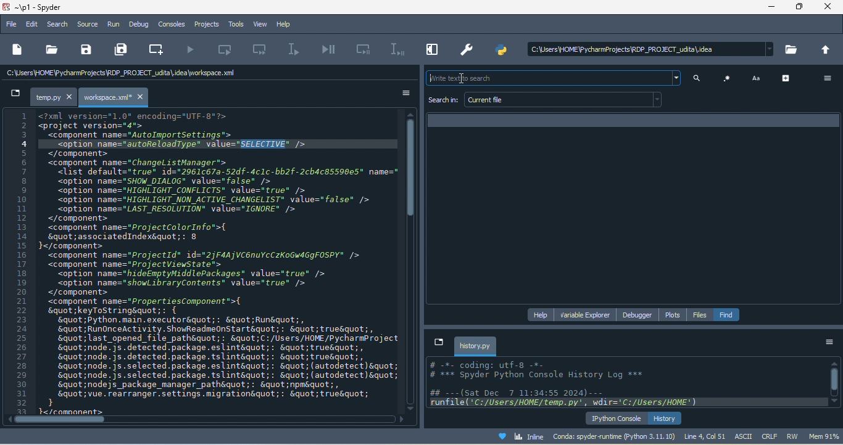 The image size is (843, 445). Describe the element at coordinates (54, 97) in the screenshot. I see `temp.py tab` at that location.